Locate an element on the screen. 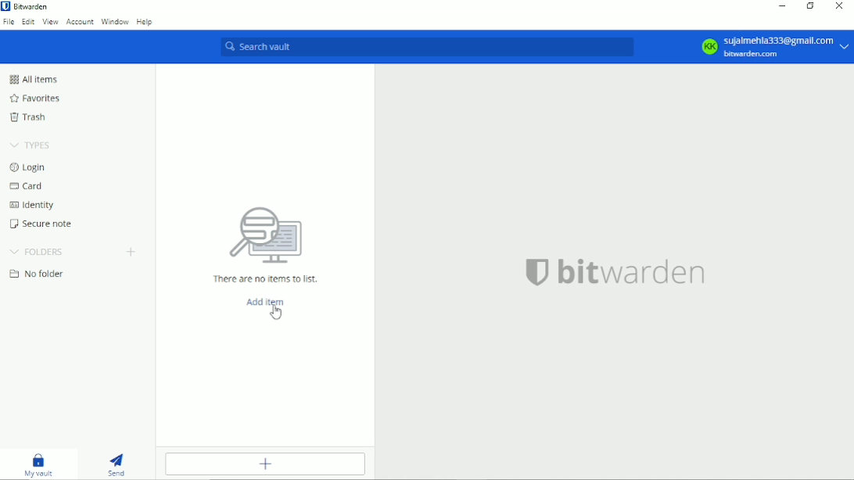 Image resolution: width=854 pixels, height=480 pixels. Minimize is located at coordinates (780, 7).